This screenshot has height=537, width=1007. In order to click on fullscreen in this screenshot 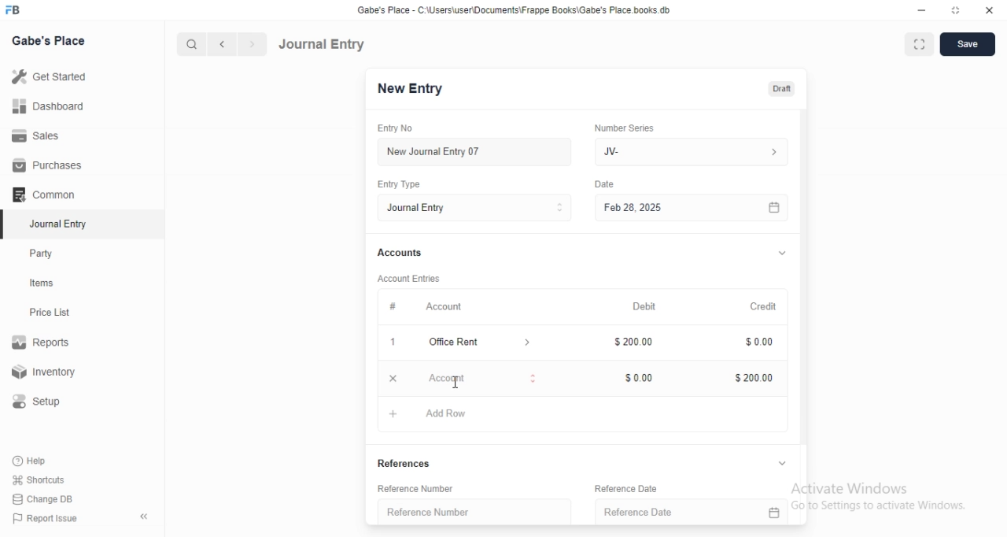, I will do `click(920, 46)`.